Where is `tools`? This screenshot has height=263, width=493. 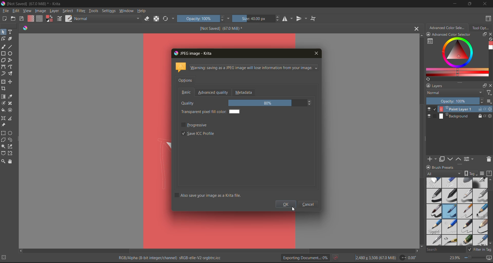 tools is located at coordinates (11, 147).